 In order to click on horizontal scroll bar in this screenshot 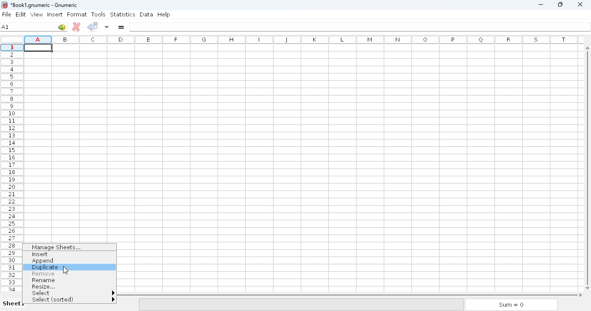, I will do `click(350, 294)`.